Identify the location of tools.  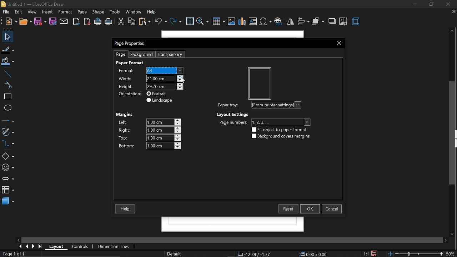
(115, 12).